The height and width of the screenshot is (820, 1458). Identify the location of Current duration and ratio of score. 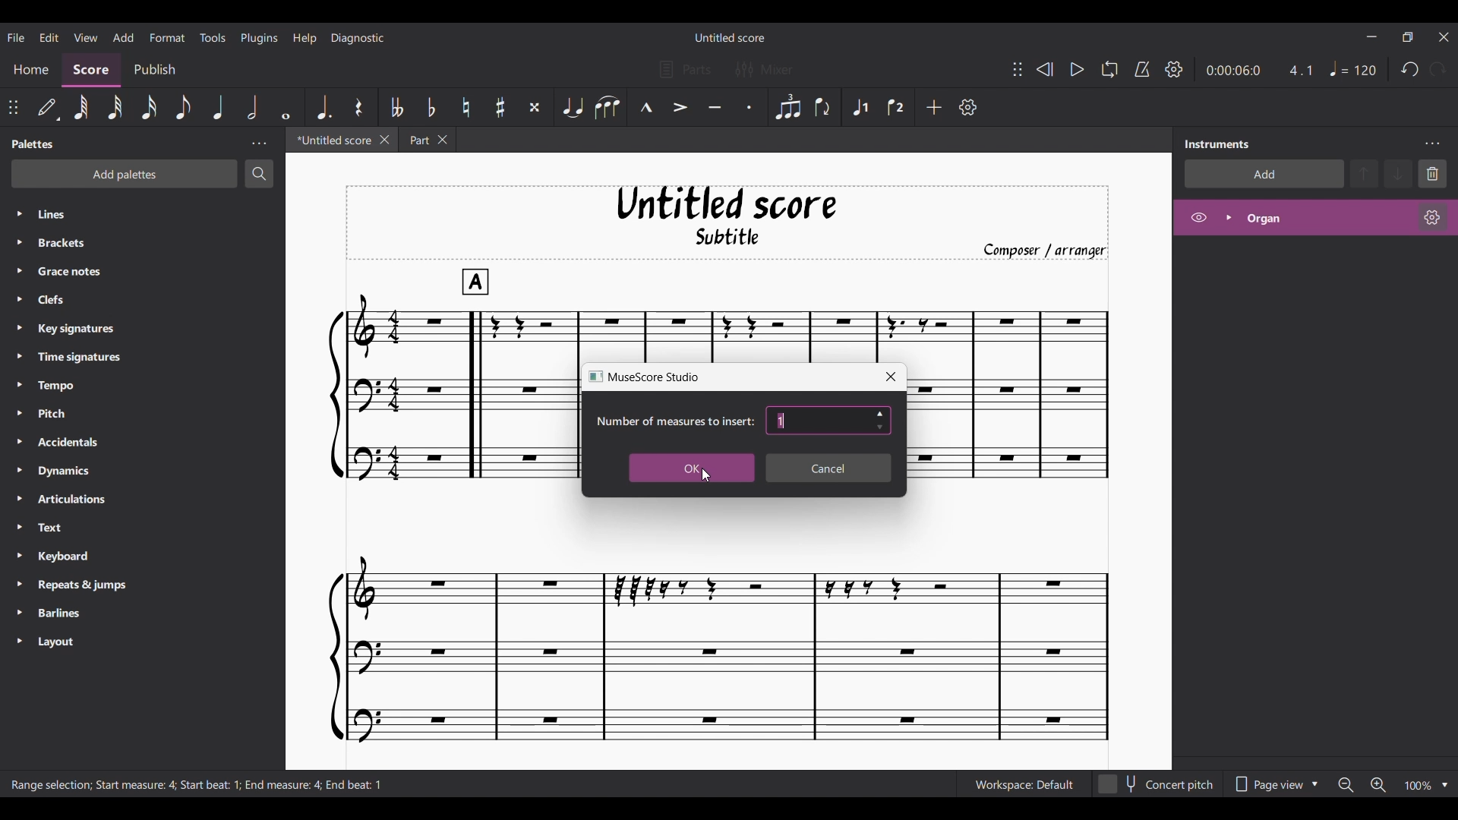
(1259, 70).